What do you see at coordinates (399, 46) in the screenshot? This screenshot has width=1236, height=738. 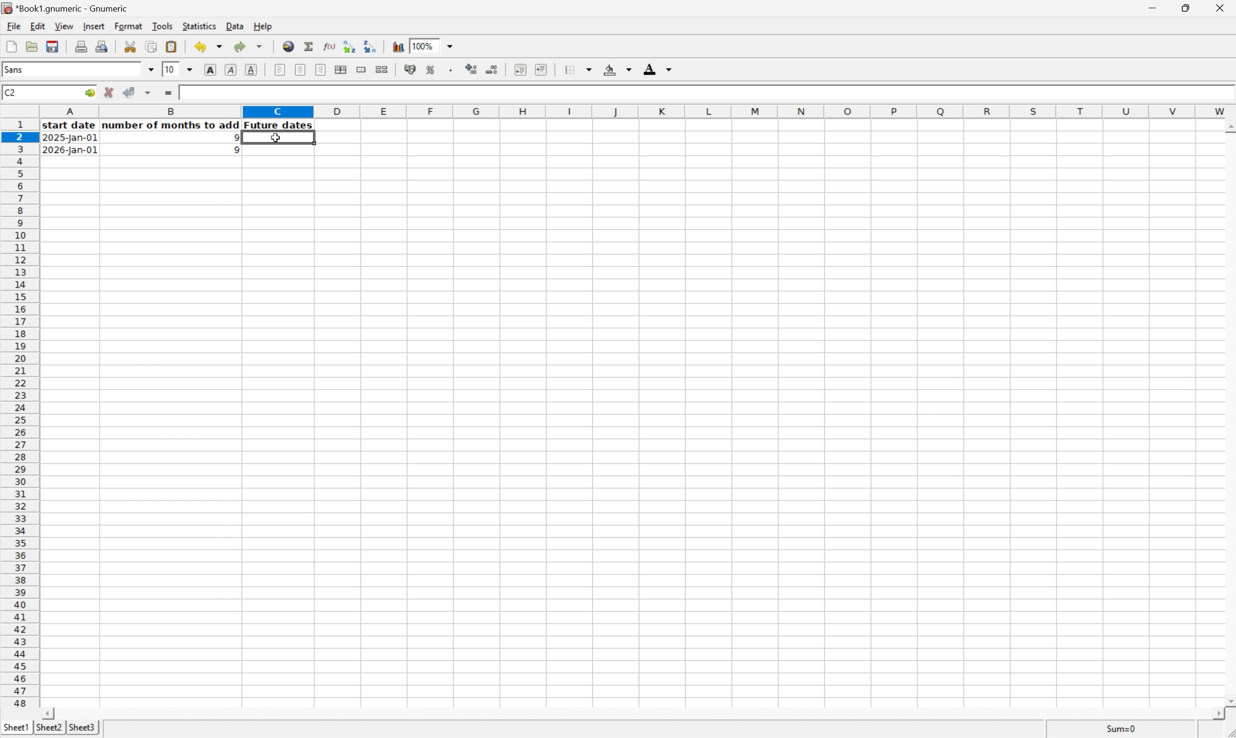 I see `Insert a chart` at bounding box center [399, 46].